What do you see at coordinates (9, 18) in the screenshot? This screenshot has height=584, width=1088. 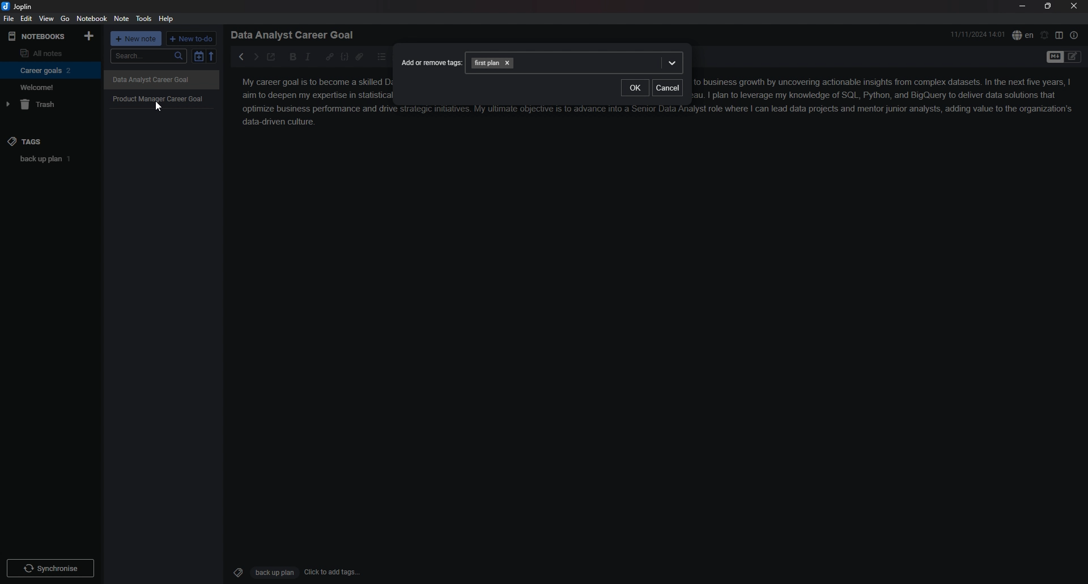 I see `file` at bounding box center [9, 18].